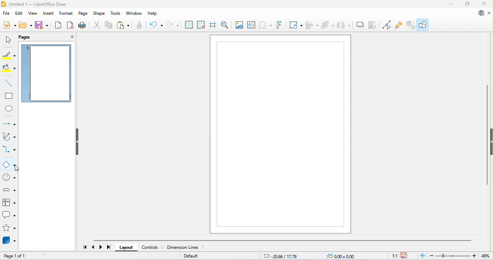  What do you see at coordinates (484, 4) in the screenshot?
I see `close` at bounding box center [484, 4].